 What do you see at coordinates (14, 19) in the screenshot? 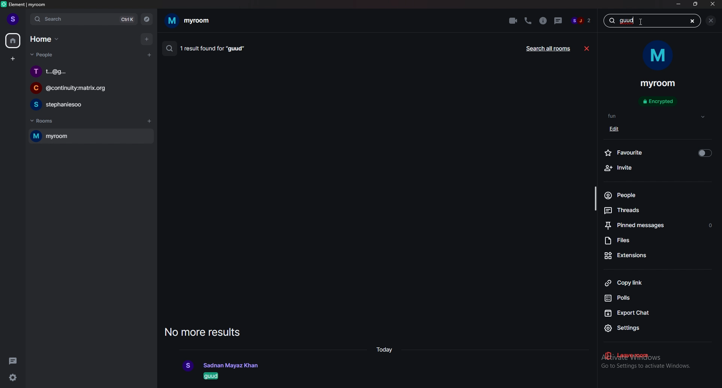
I see `profile` at bounding box center [14, 19].